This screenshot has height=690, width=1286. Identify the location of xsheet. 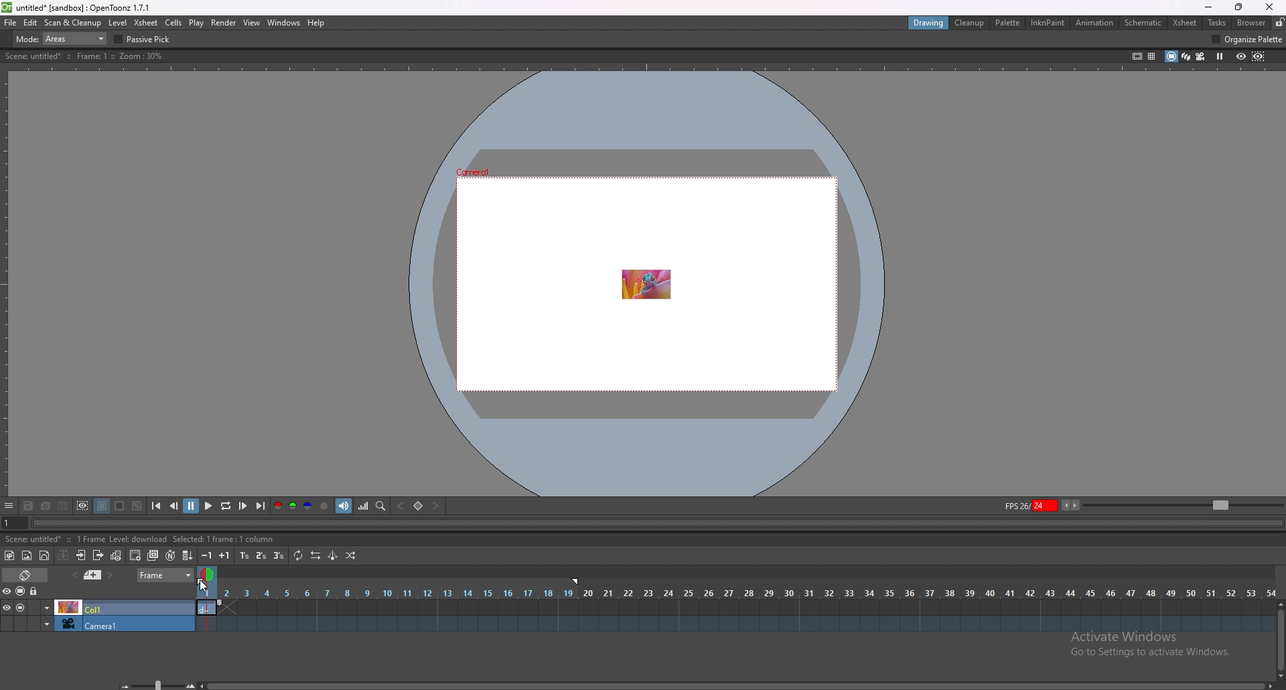
(1185, 23).